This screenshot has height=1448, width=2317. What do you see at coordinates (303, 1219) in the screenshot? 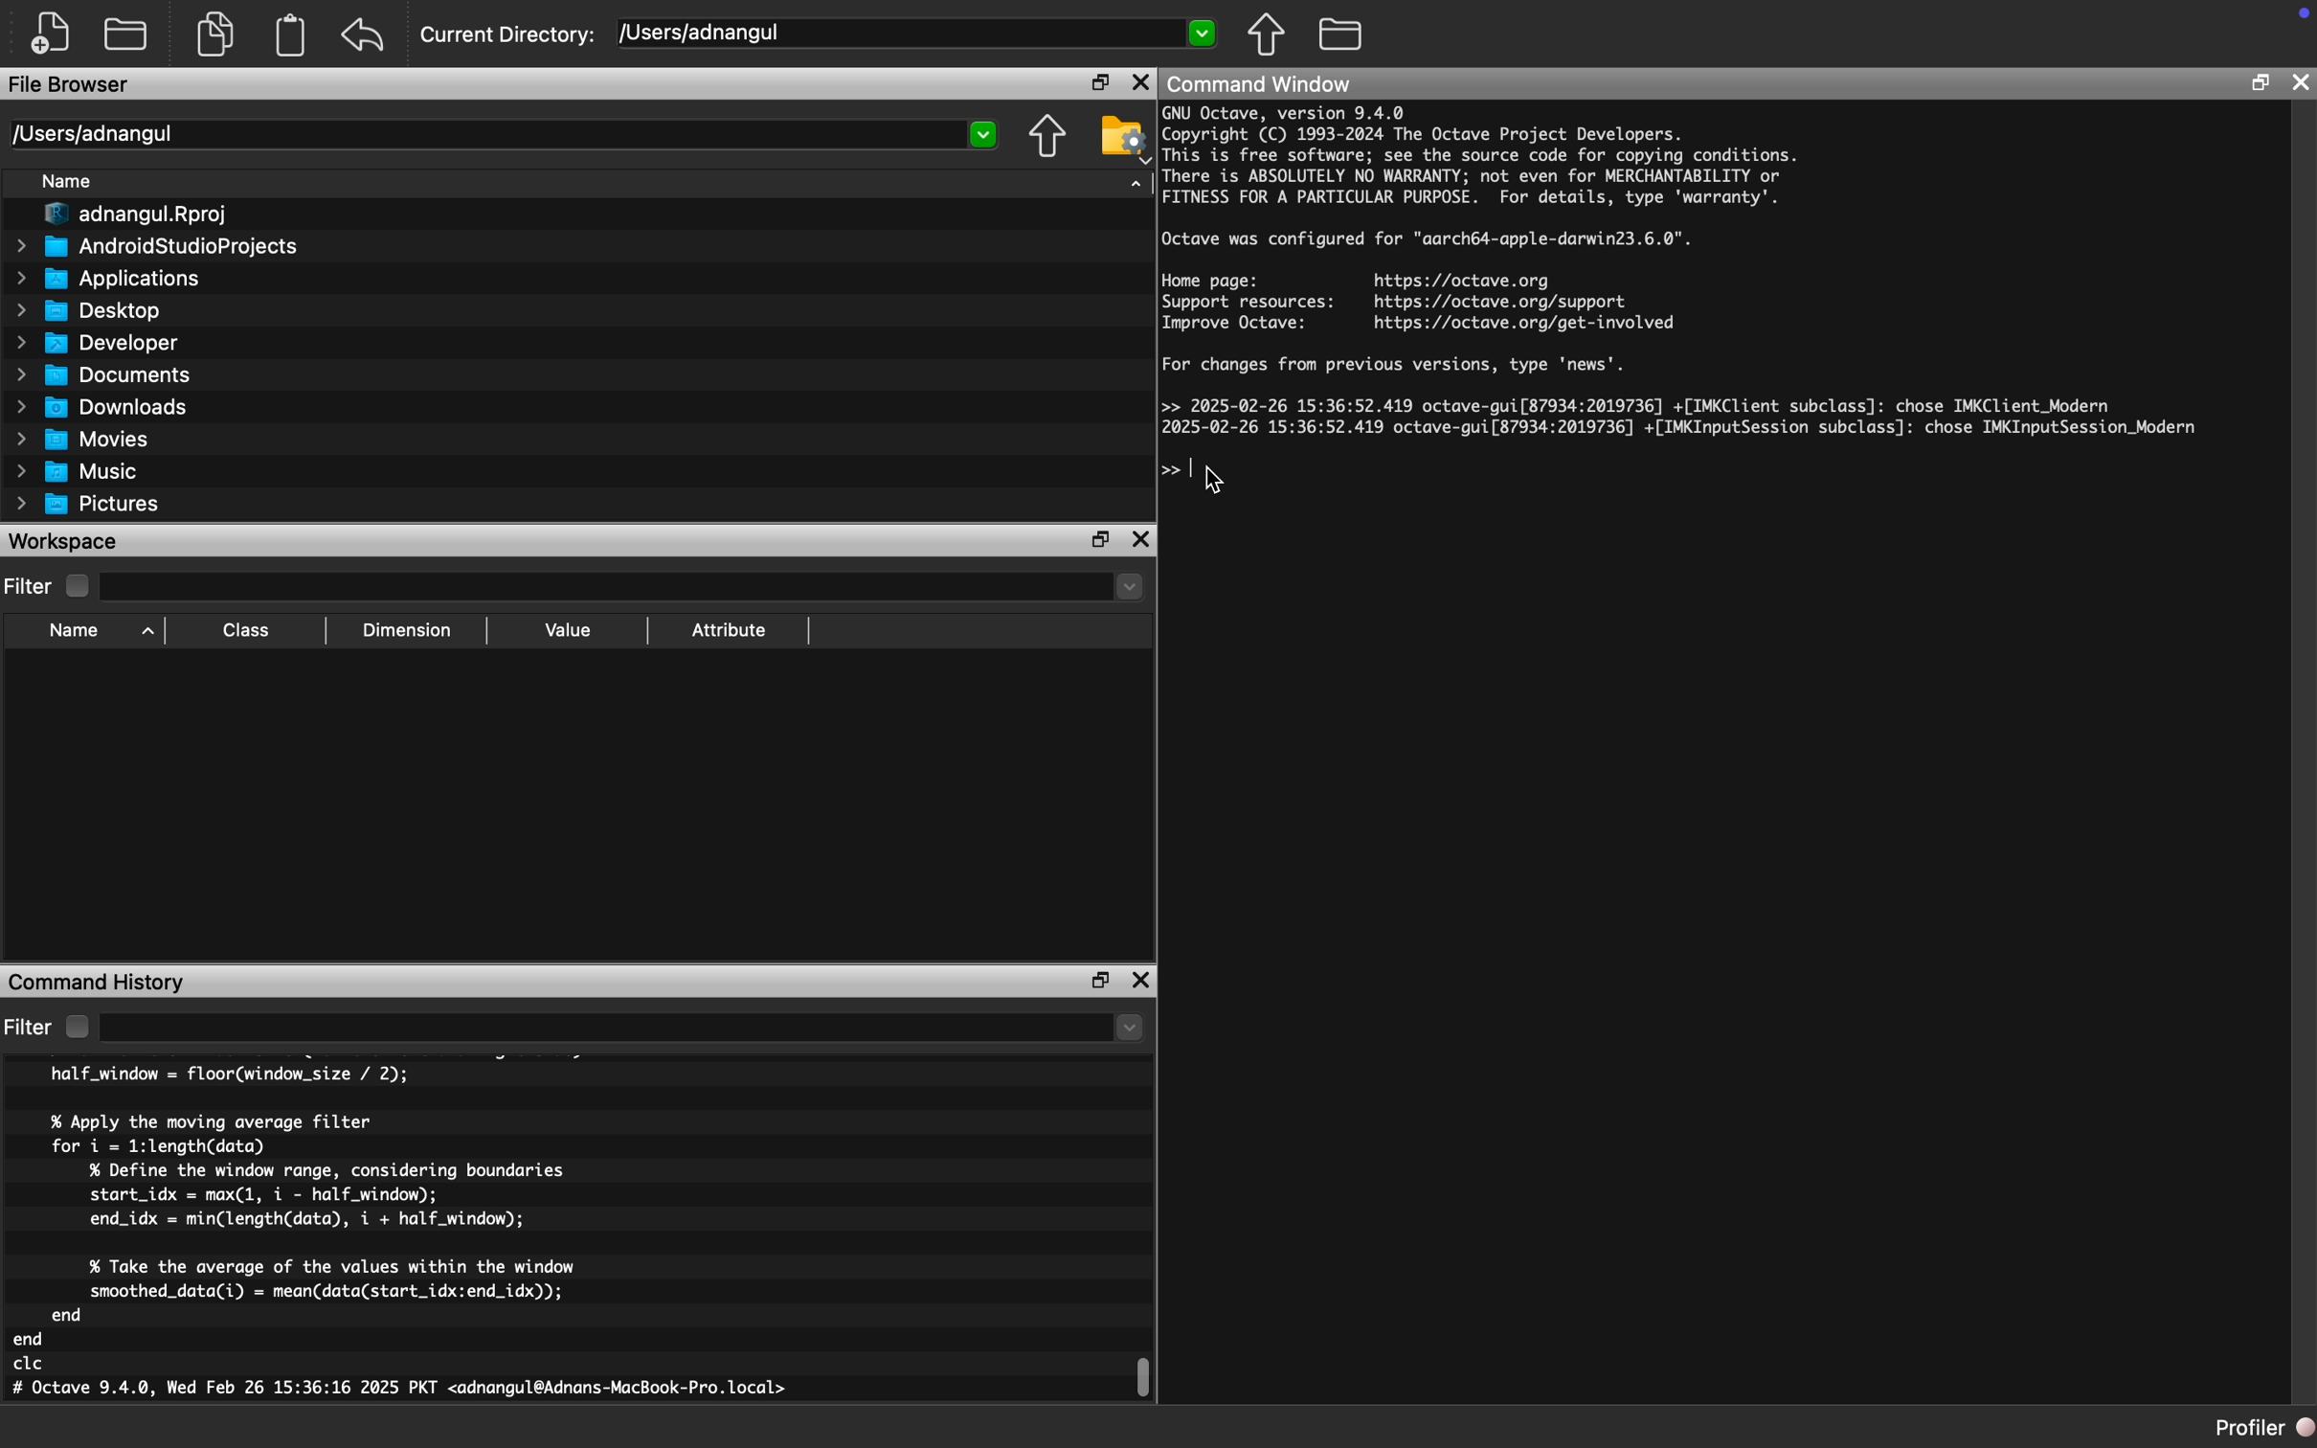
I see `half_window = floor(window_size / 2);
% Apply the moving average filter
for i = 1:length(data)
% Define the window range, considering boundaries
start_idx = max(1, i - half_window);
end_idx = min(length(data), i + half_window);
% Take the average of the values within the window
smoothed_data(i) = mean(data(start_idx:end_idx));
end
end
cle` at bounding box center [303, 1219].